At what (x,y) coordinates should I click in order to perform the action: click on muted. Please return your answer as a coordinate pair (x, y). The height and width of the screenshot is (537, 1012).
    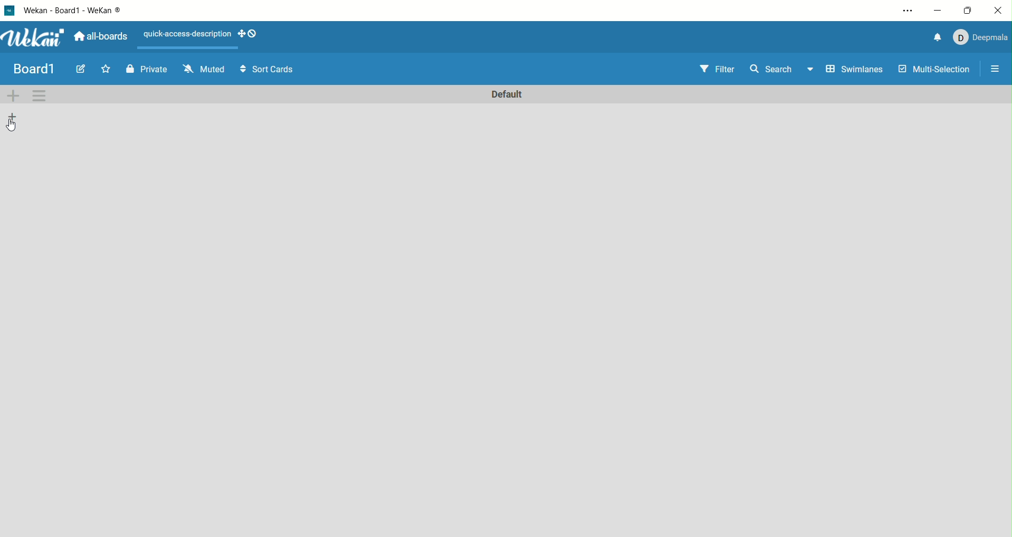
    Looking at the image, I should click on (204, 68).